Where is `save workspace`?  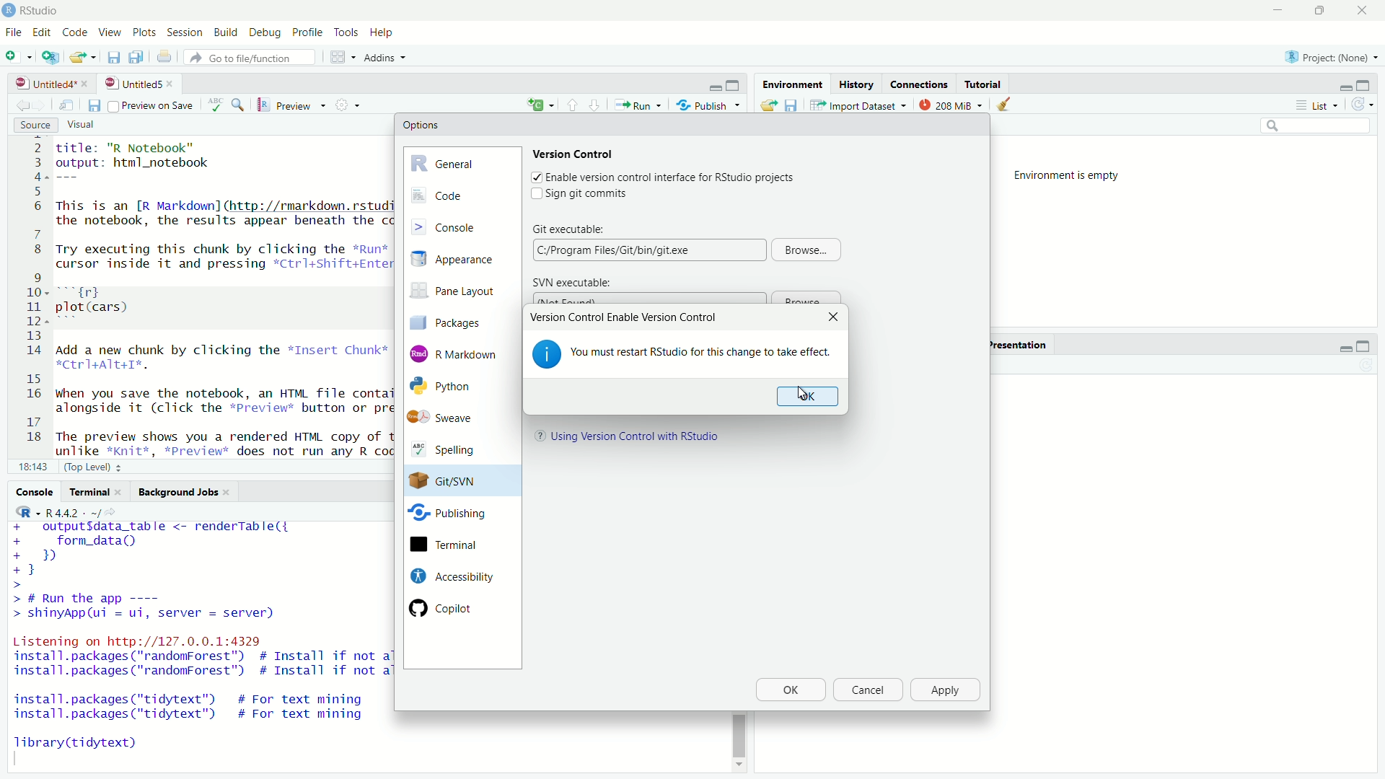
save workspace is located at coordinates (791, 105).